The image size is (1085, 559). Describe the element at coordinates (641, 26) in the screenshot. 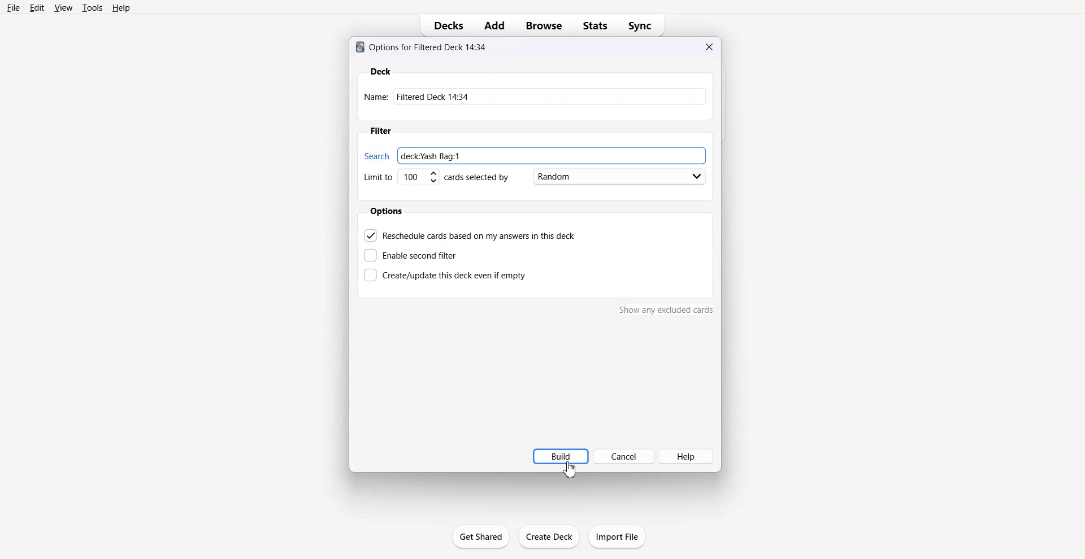

I see `Sync` at that location.